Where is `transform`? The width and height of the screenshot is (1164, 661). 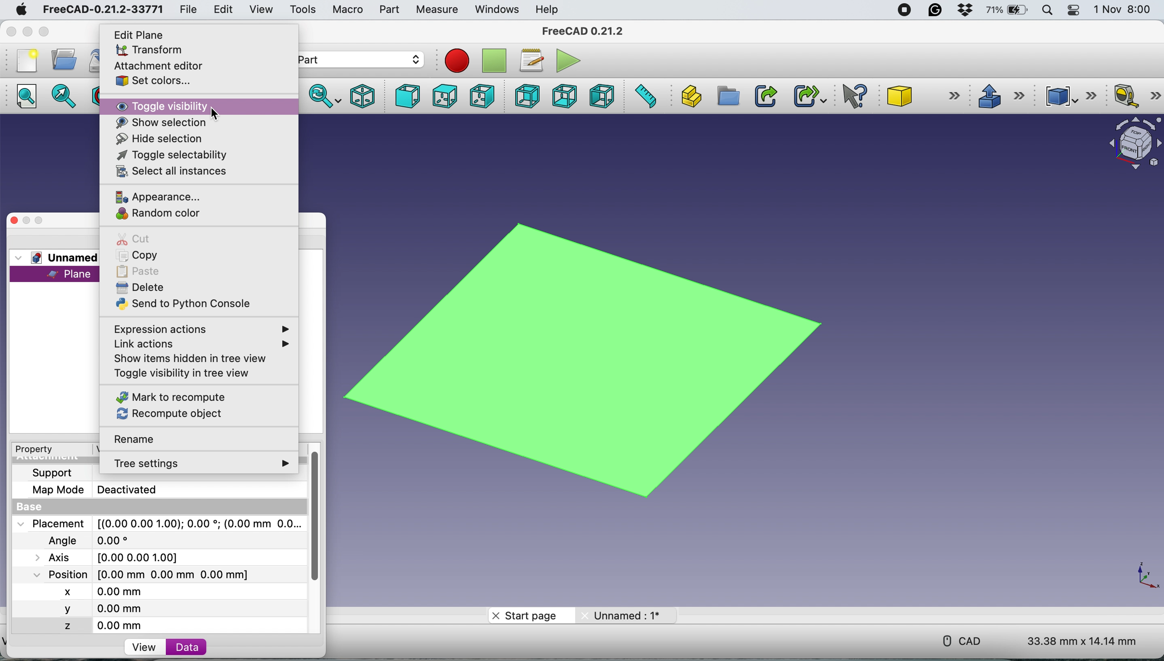
transform is located at coordinates (147, 51).